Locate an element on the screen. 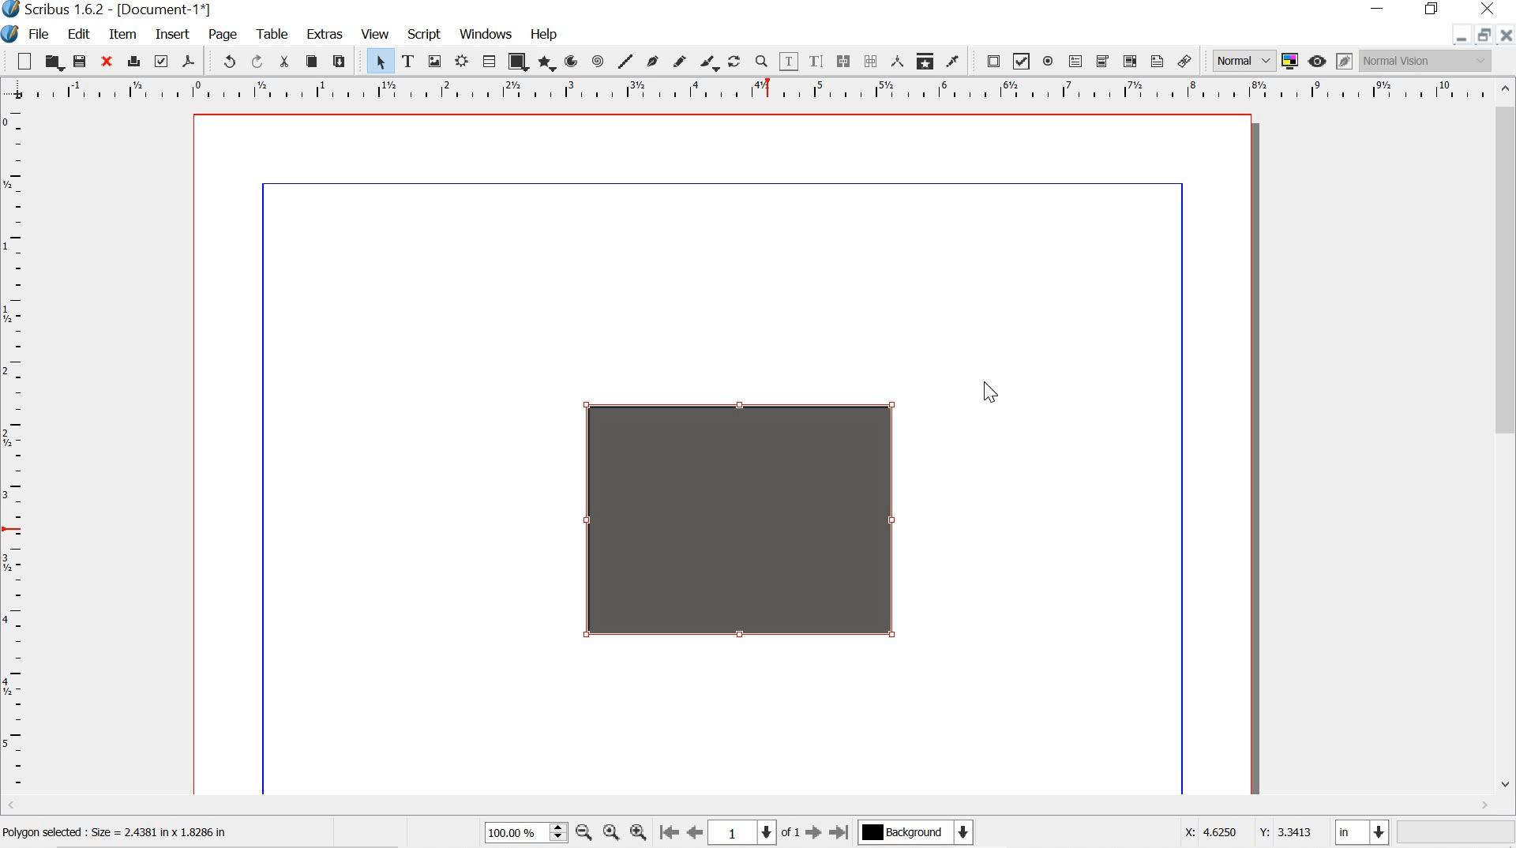  edit text with story editor is located at coordinates (818, 62).